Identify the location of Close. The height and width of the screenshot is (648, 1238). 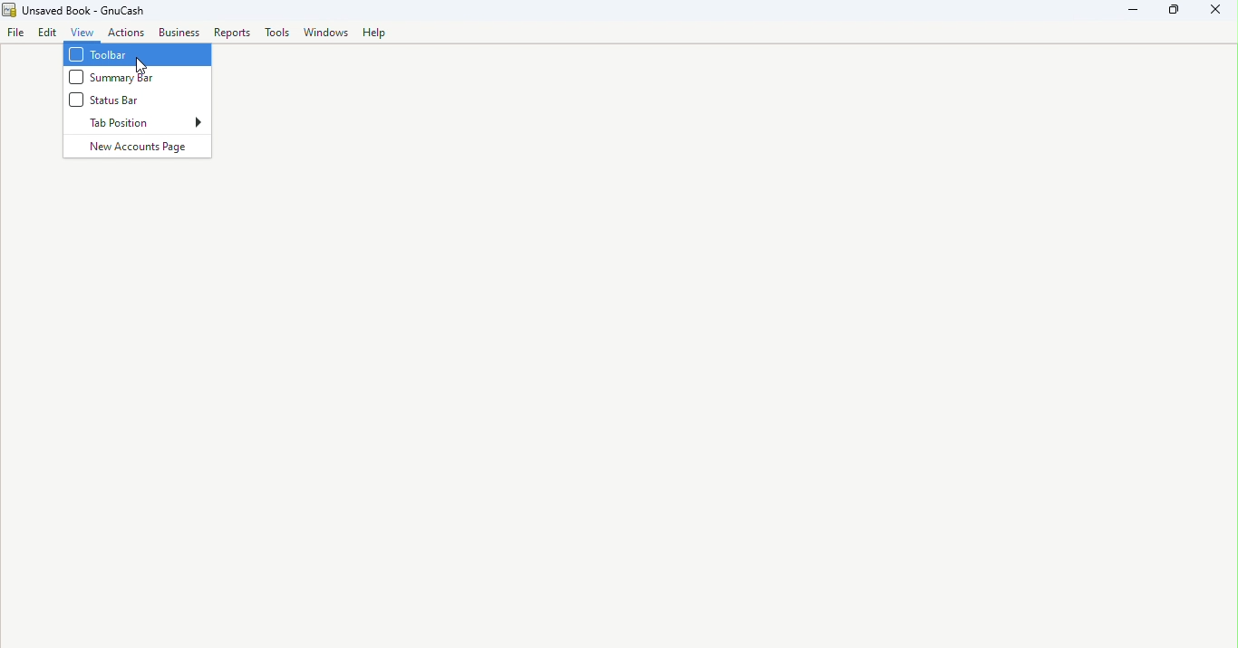
(1212, 12).